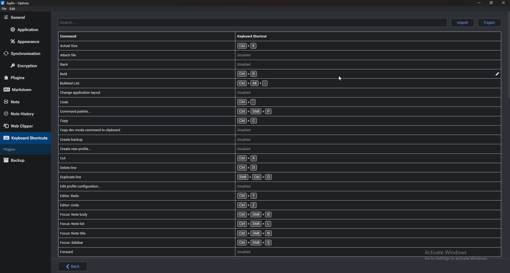 The image size is (510, 273). What do you see at coordinates (251, 22) in the screenshot?
I see `search` at bounding box center [251, 22].